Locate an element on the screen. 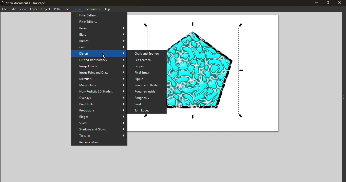 This screenshot has height=182, width=346. Distort is located at coordinates (98, 54).